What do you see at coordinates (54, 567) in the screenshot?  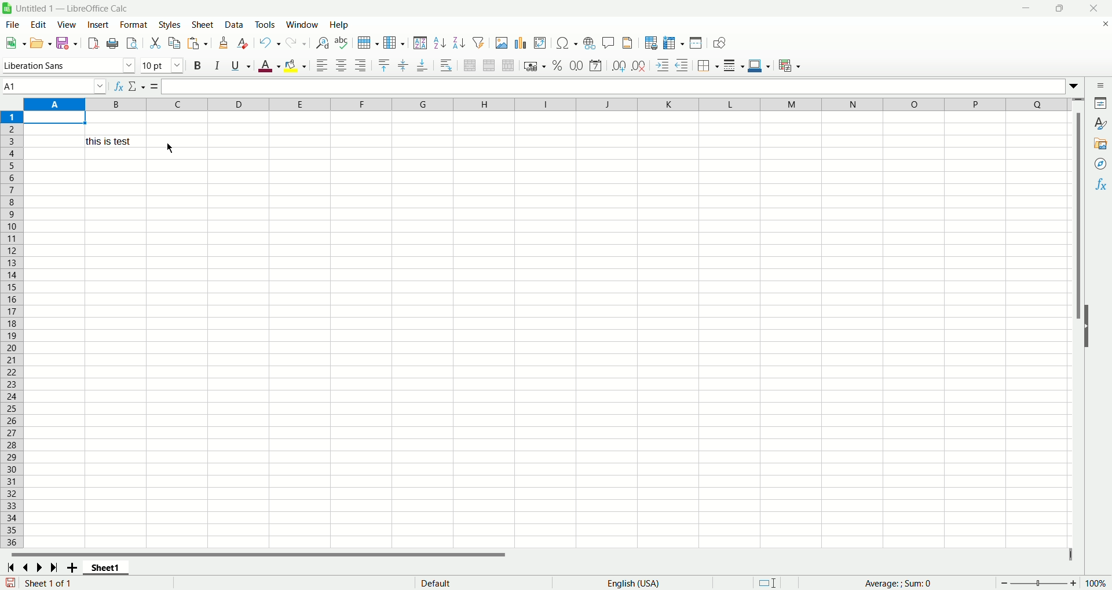 I see `last sheet` at bounding box center [54, 567].